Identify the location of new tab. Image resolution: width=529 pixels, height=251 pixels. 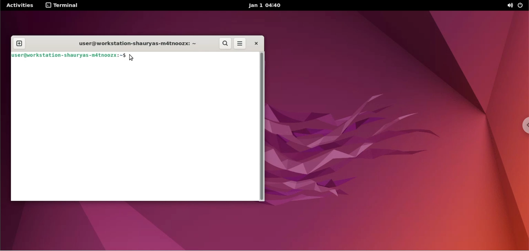
(20, 44).